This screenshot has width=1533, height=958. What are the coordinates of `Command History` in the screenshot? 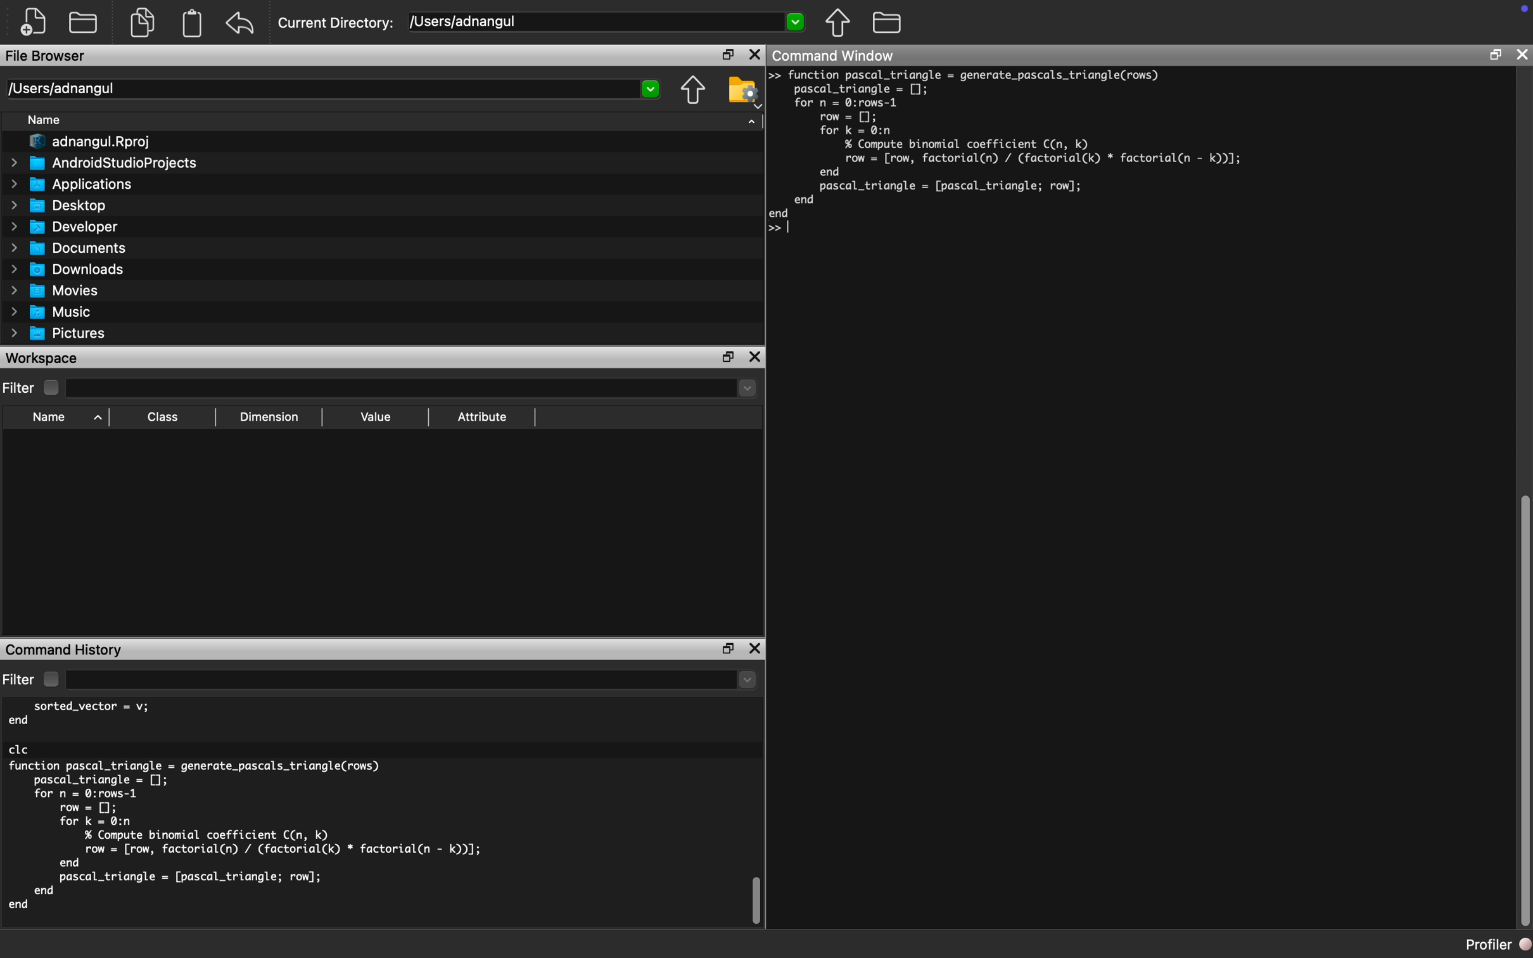 It's located at (66, 649).